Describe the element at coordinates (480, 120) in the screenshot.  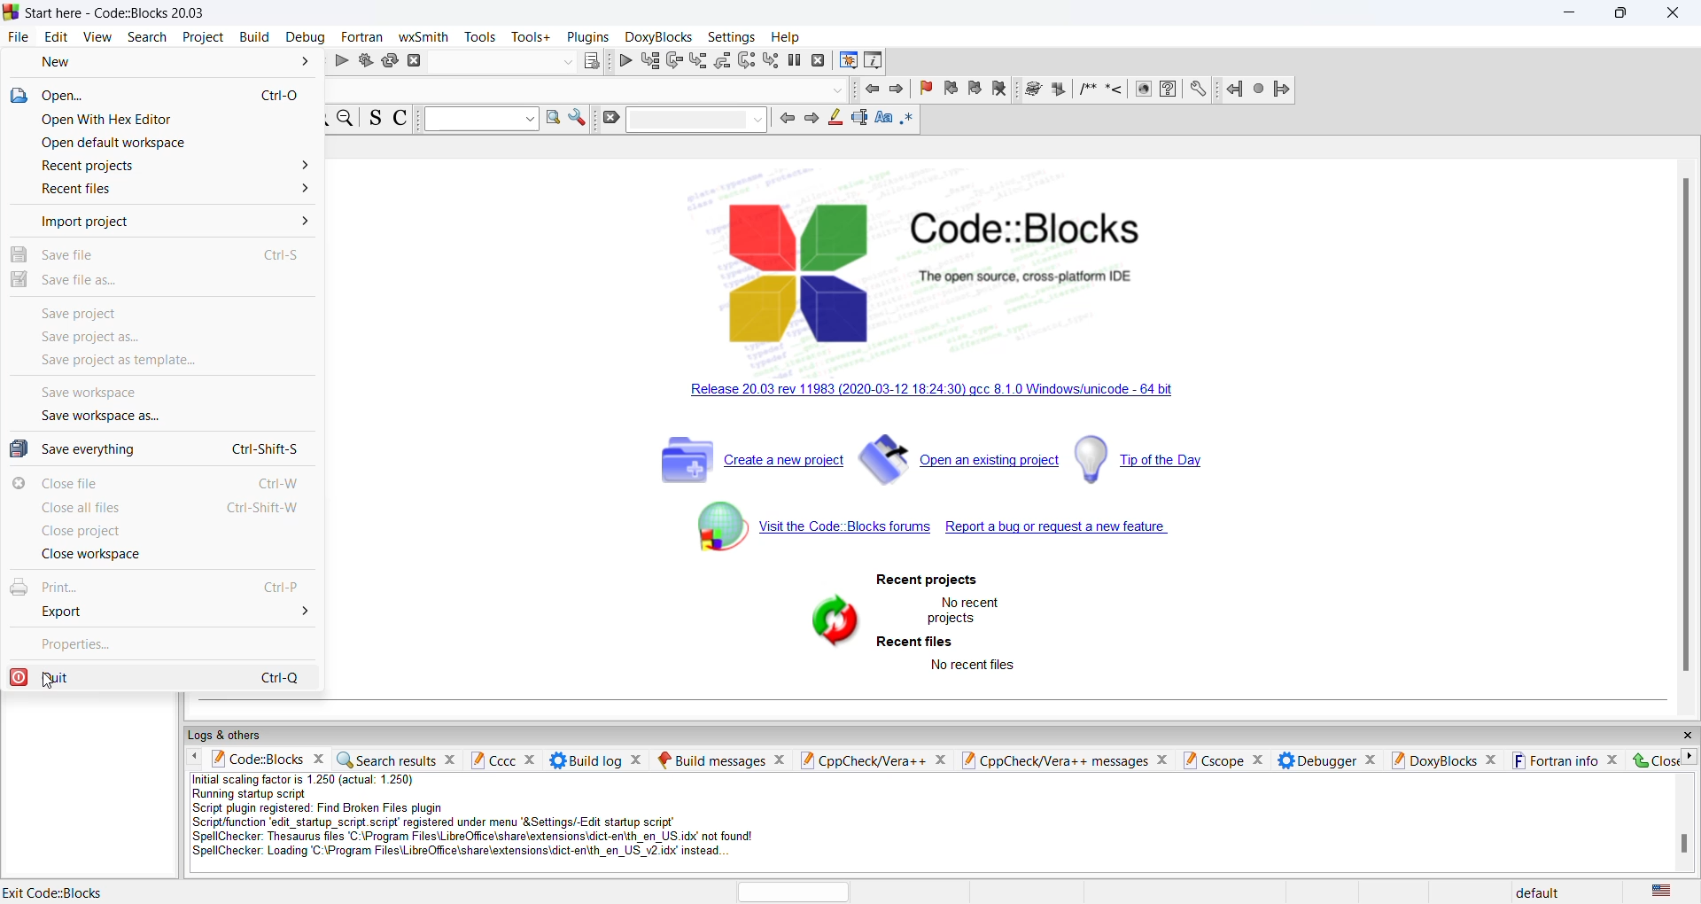
I see `dropdown button with textbox` at that location.